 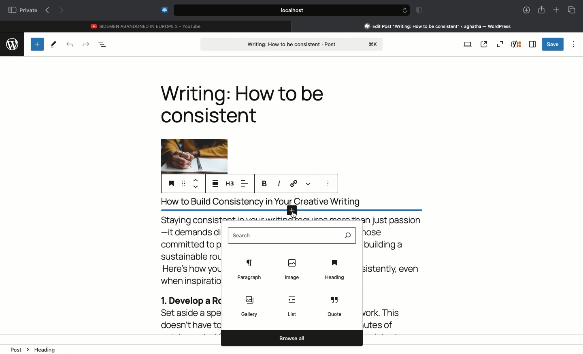 What do you see at coordinates (484, 44) in the screenshot?
I see `View post` at bounding box center [484, 44].